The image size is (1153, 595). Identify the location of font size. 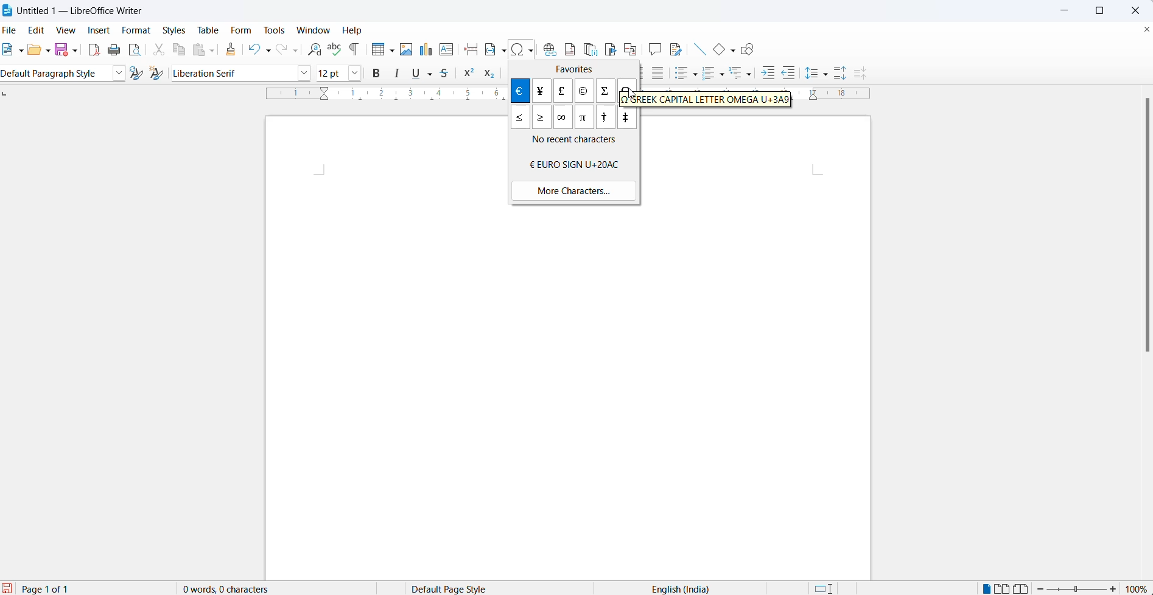
(331, 72).